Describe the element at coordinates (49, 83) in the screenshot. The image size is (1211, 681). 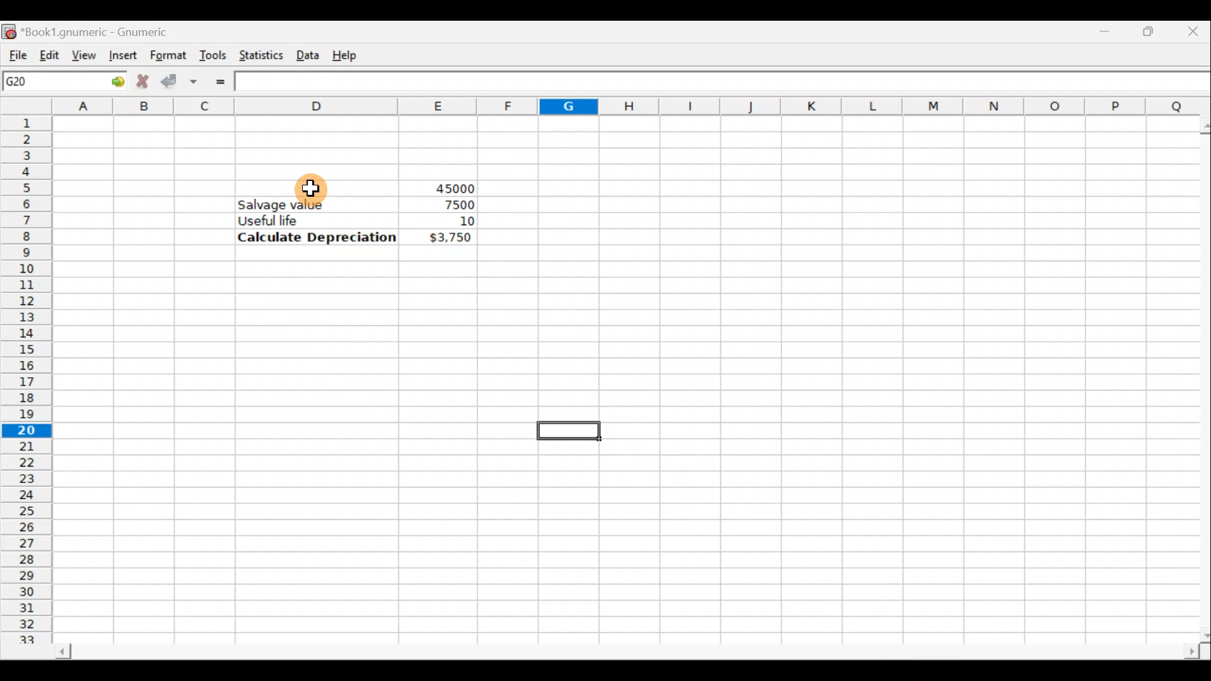
I see `Cell name G20` at that location.